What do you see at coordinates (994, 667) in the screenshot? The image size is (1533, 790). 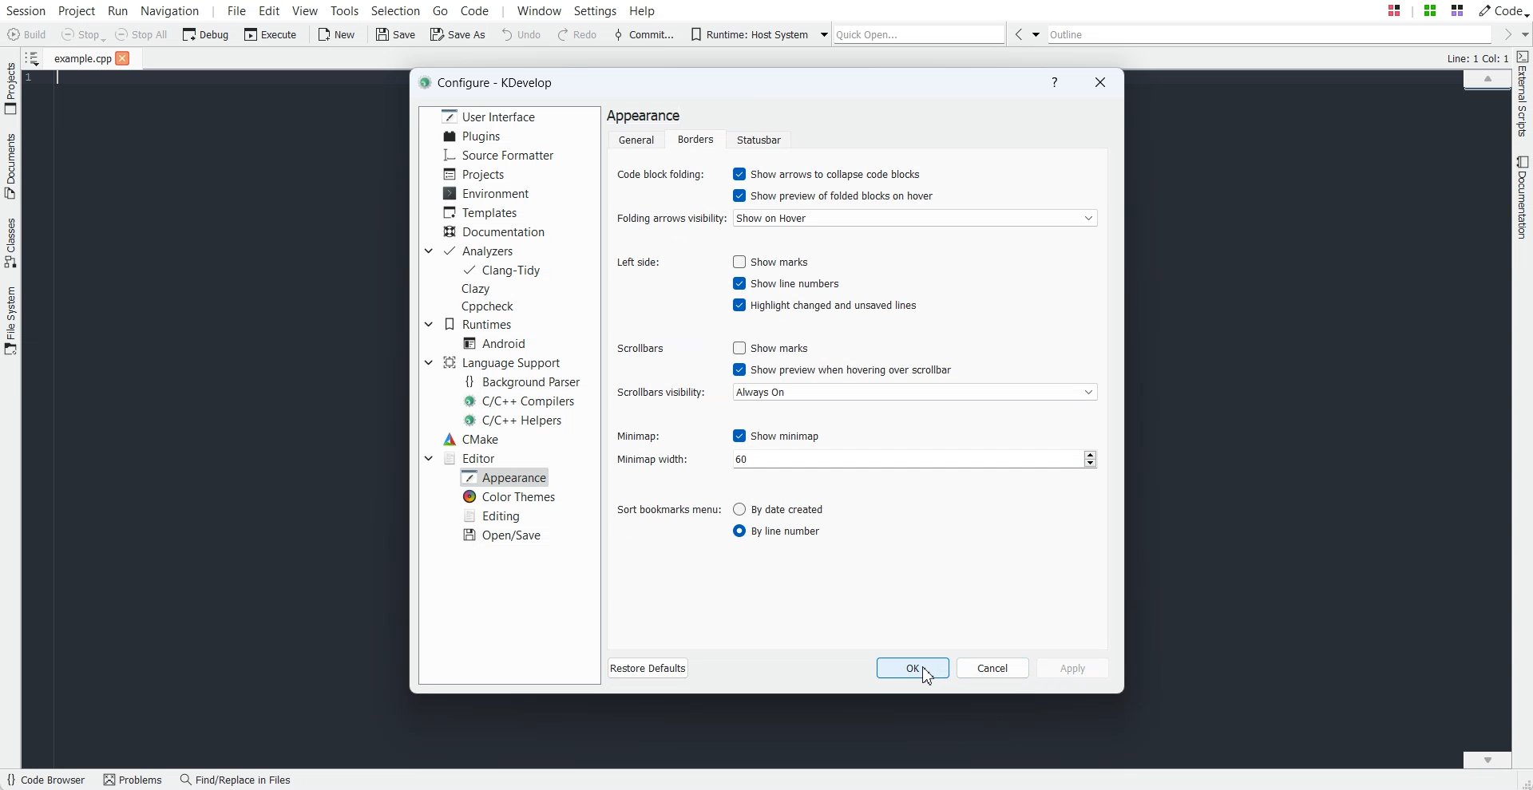 I see `Cancel` at bounding box center [994, 667].